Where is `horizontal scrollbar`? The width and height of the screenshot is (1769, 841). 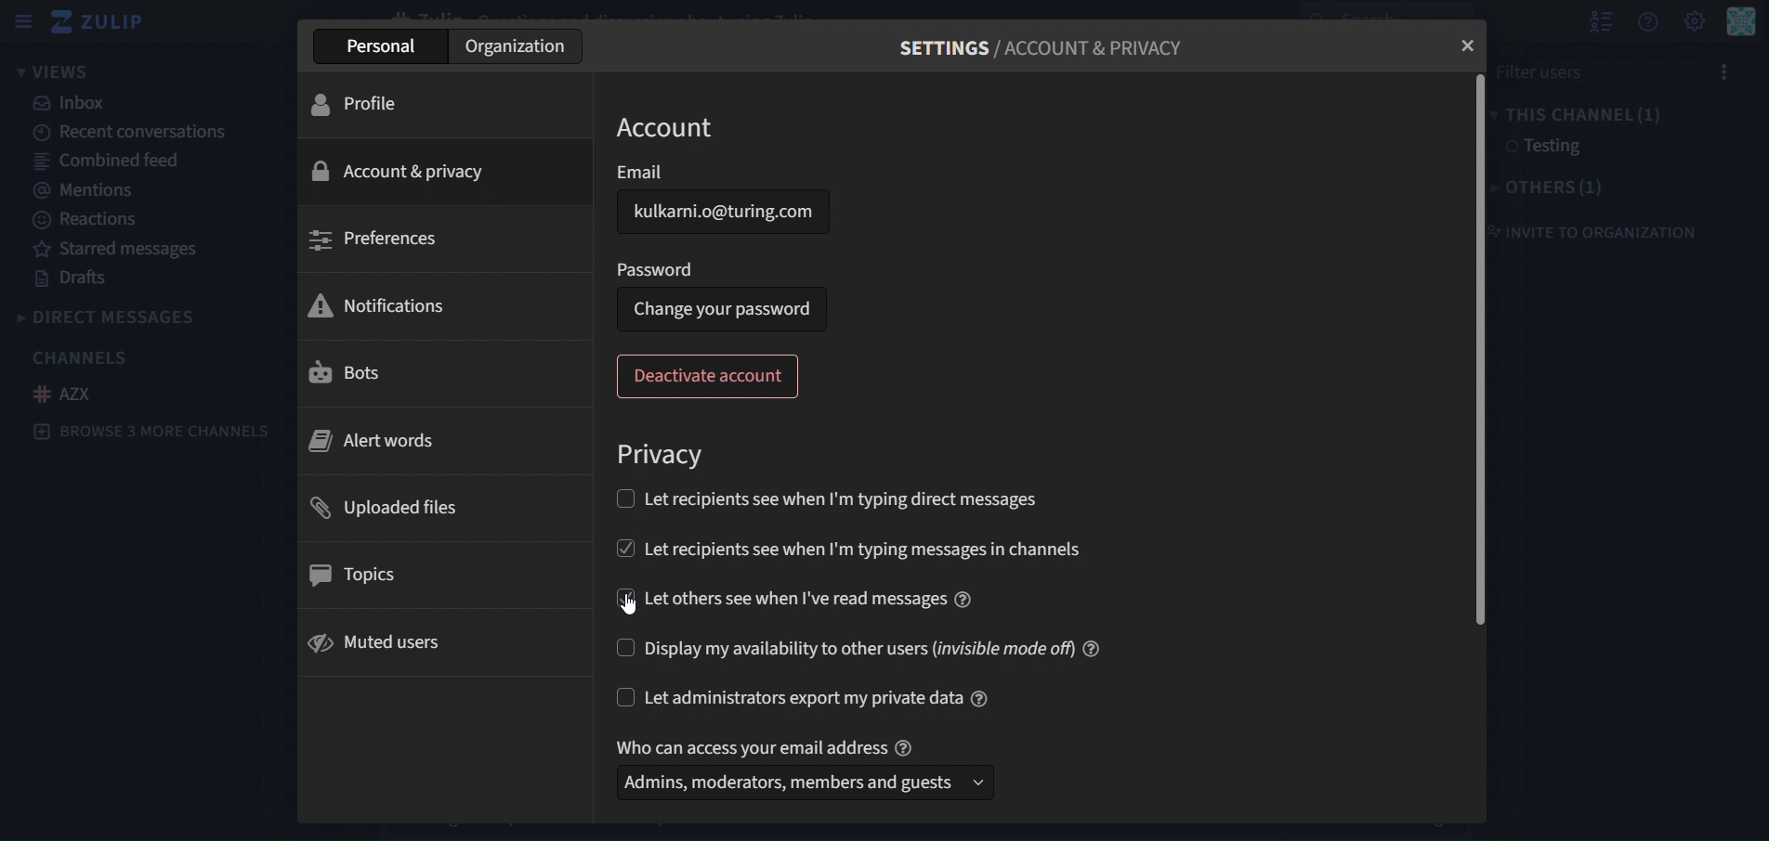
horizontal scrollbar is located at coordinates (1474, 349).